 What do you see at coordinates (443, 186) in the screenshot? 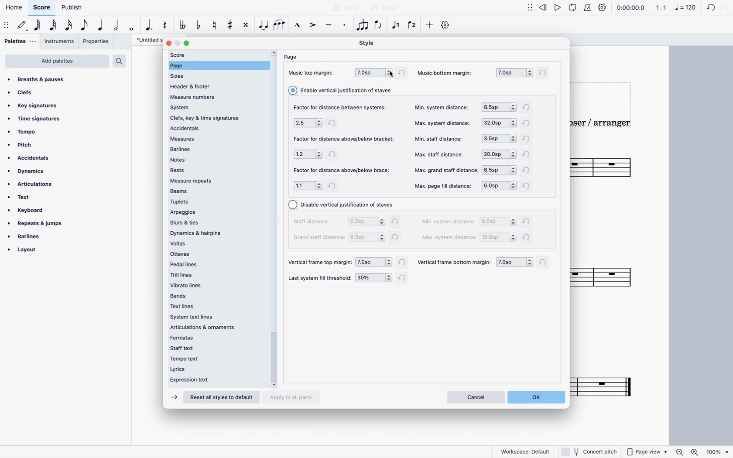
I see `max page fill distance` at bounding box center [443, 186].